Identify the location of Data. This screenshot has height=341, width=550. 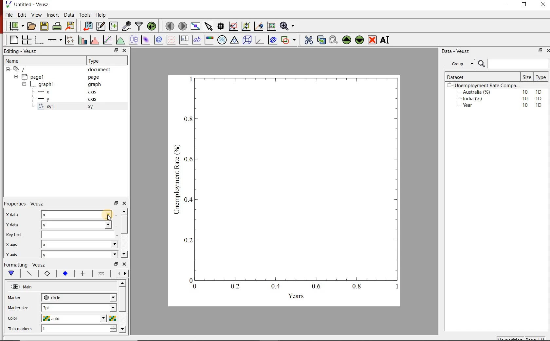
(69, 15).